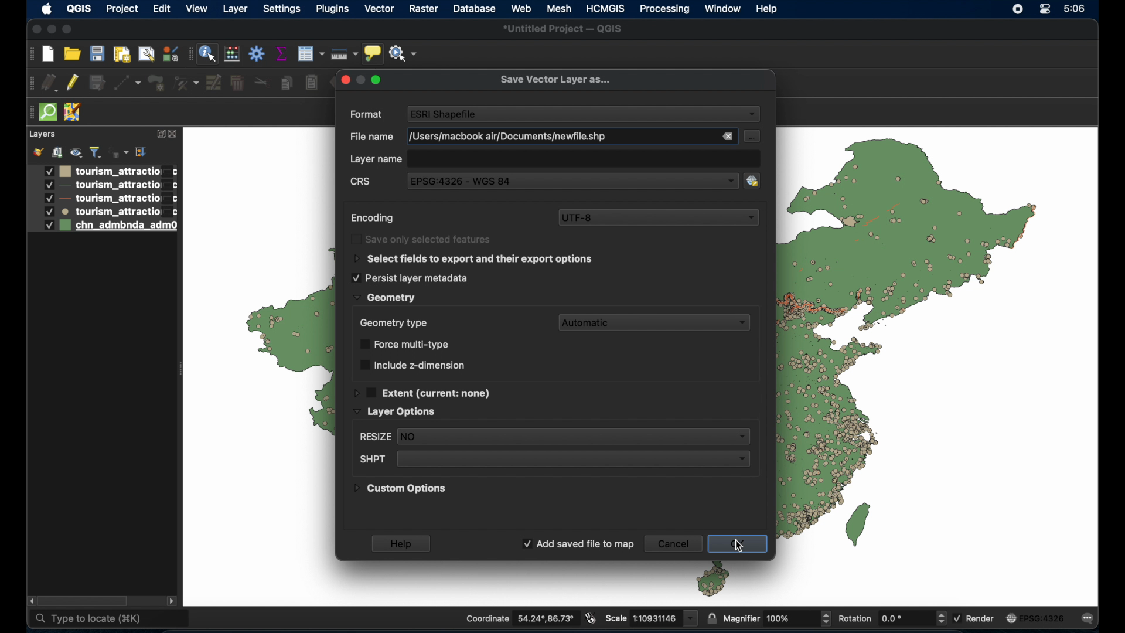  What do you see at coordinates (47, 113) in the screenshot?
I see `quick osm` at bounding box center [47, 113].